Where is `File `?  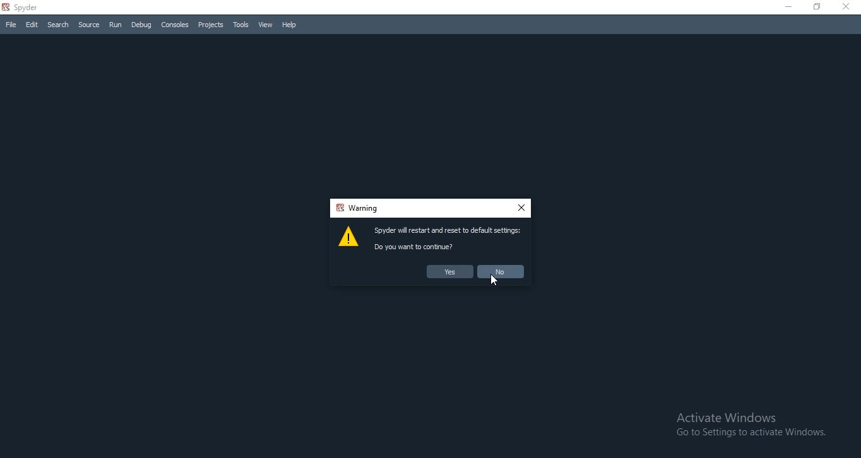 File  is located at coordinates (11, 25).